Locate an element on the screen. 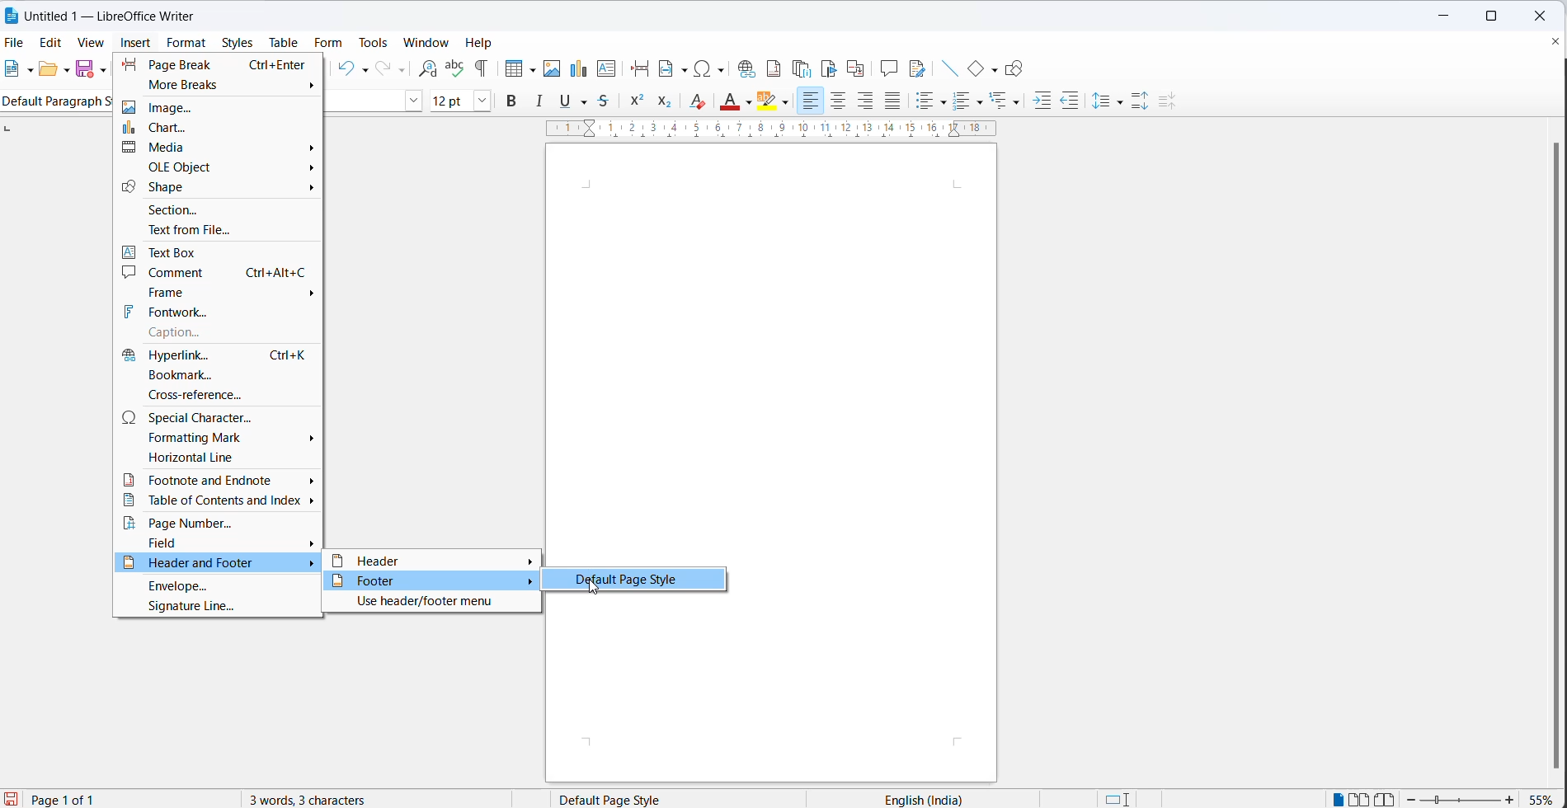 The height and width of the screenshot is (808, 1567). table of contents and index is located at coordinates (216, 501).